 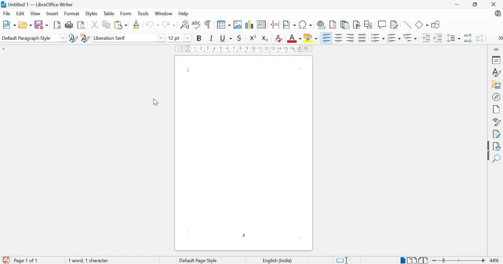 What do you see at coordinates (377, 38) in the screenshot?
I see `Toggle unordered list` at bounding box center [377, 38].